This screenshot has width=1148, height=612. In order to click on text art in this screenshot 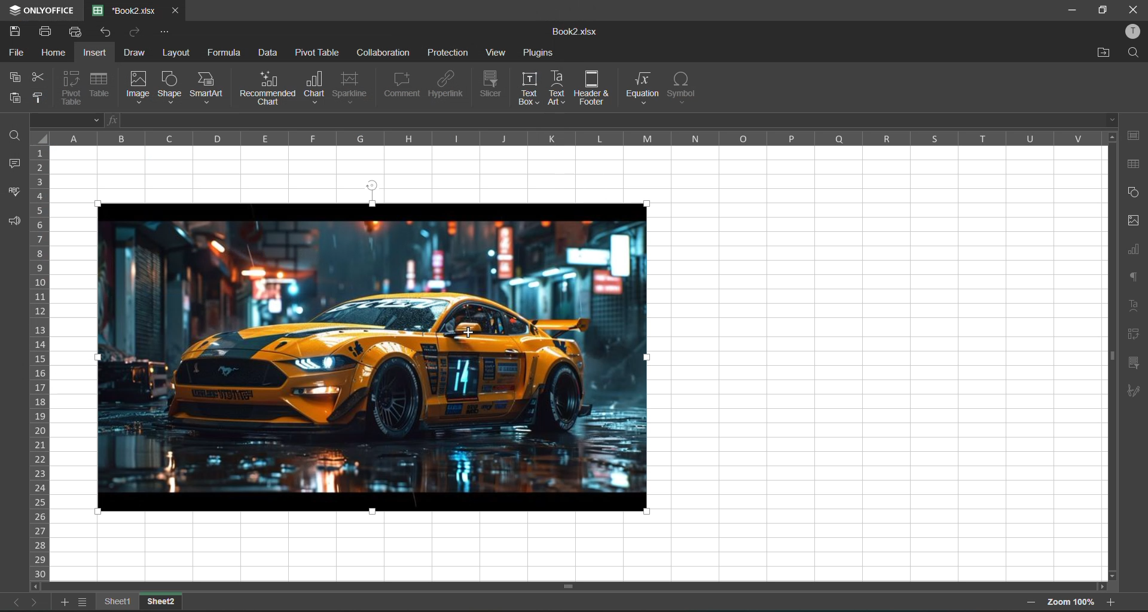, I will do `click(556, 88)`.